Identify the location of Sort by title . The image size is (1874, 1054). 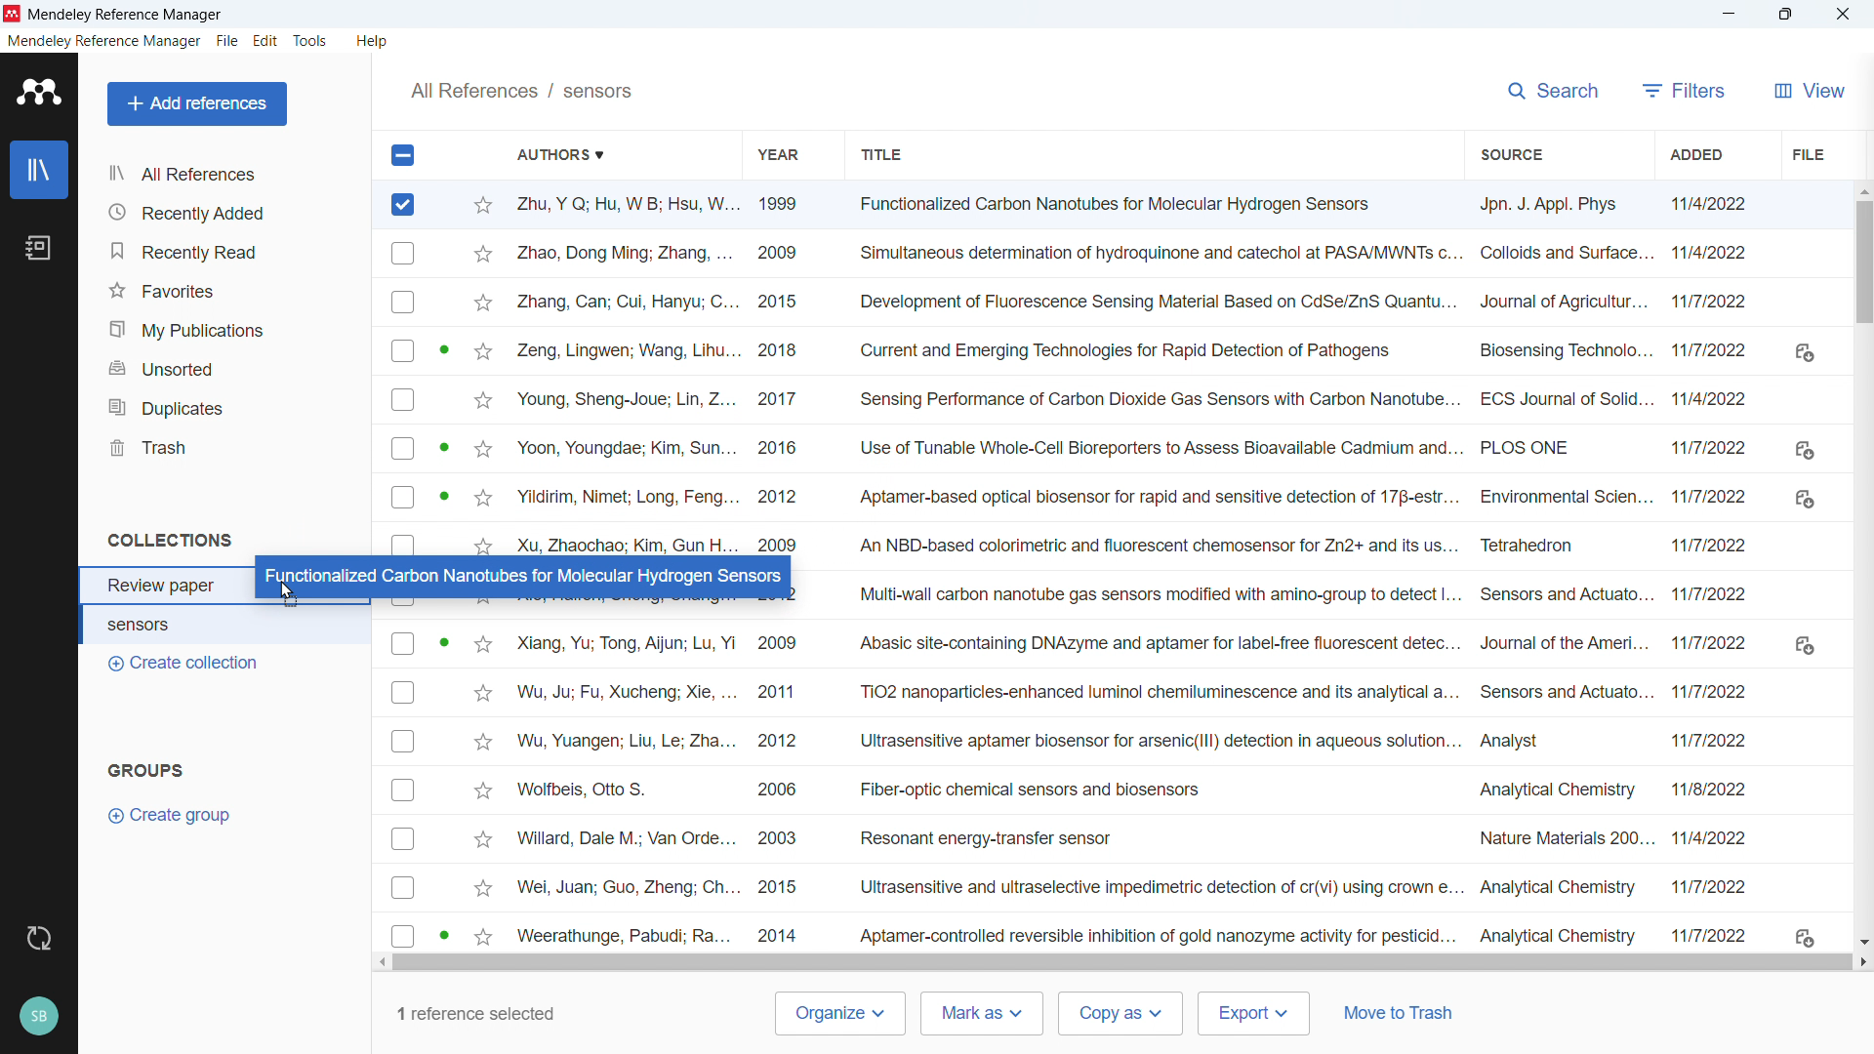
(882, 154).